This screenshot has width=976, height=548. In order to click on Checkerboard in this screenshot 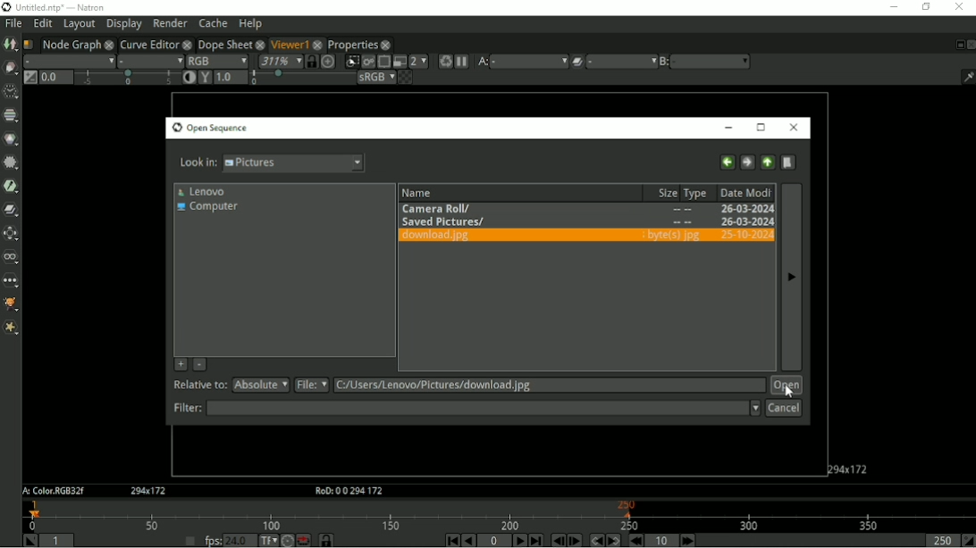, I will do `click(405, 78)`.